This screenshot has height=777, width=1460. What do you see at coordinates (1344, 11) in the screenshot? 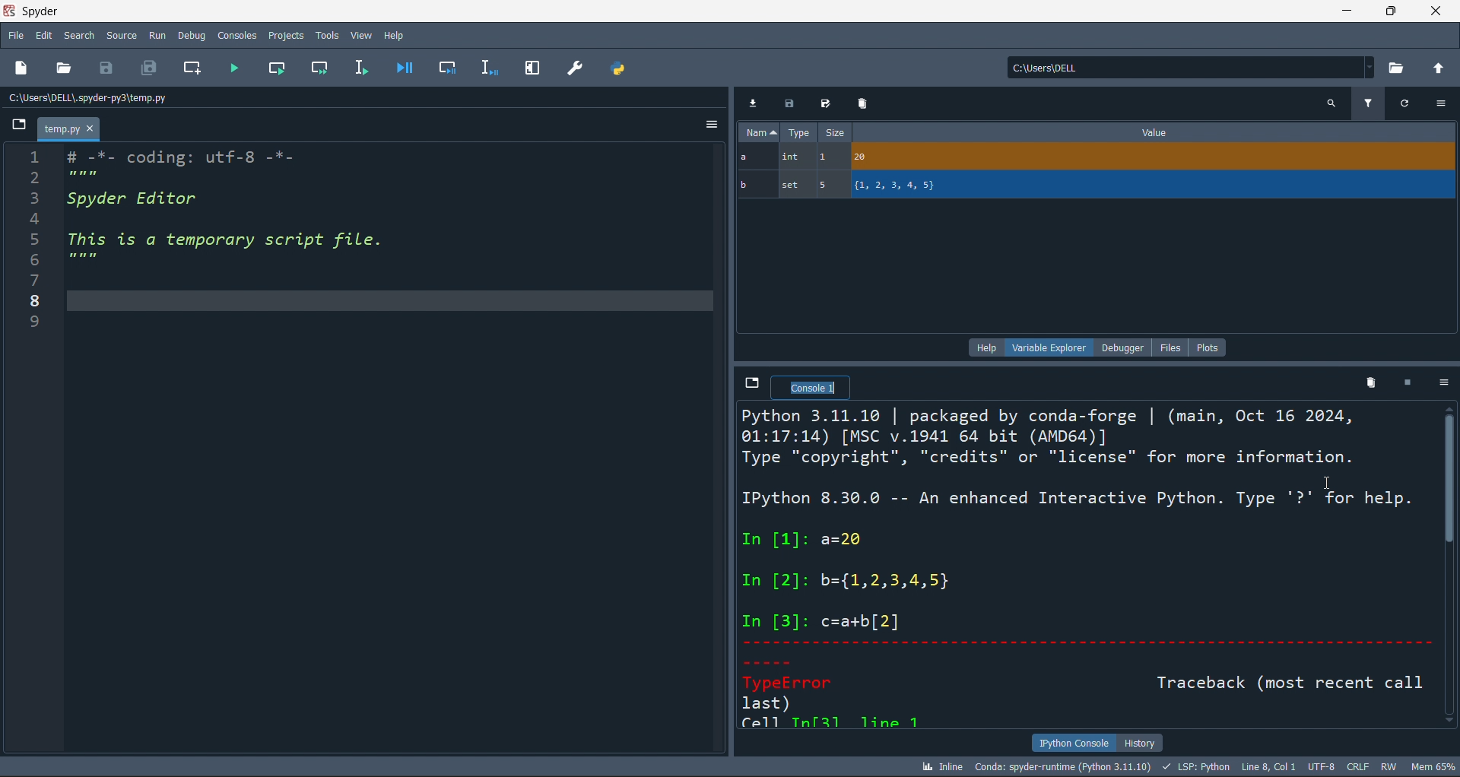
I see `minimize` at bounding box center [1344, 11].